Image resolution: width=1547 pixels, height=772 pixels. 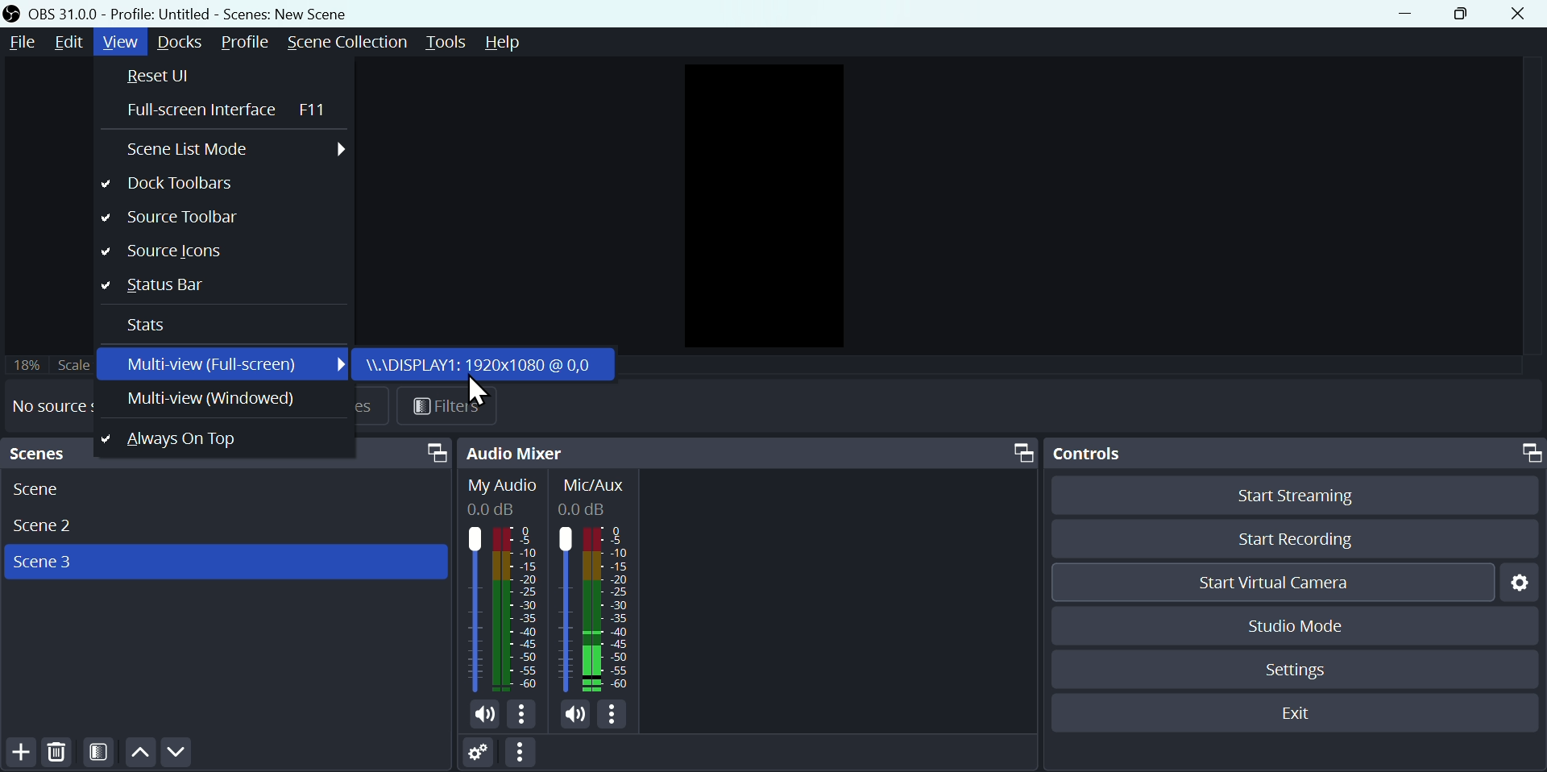 I want to click on Settings, so click(x=1300, y=674).